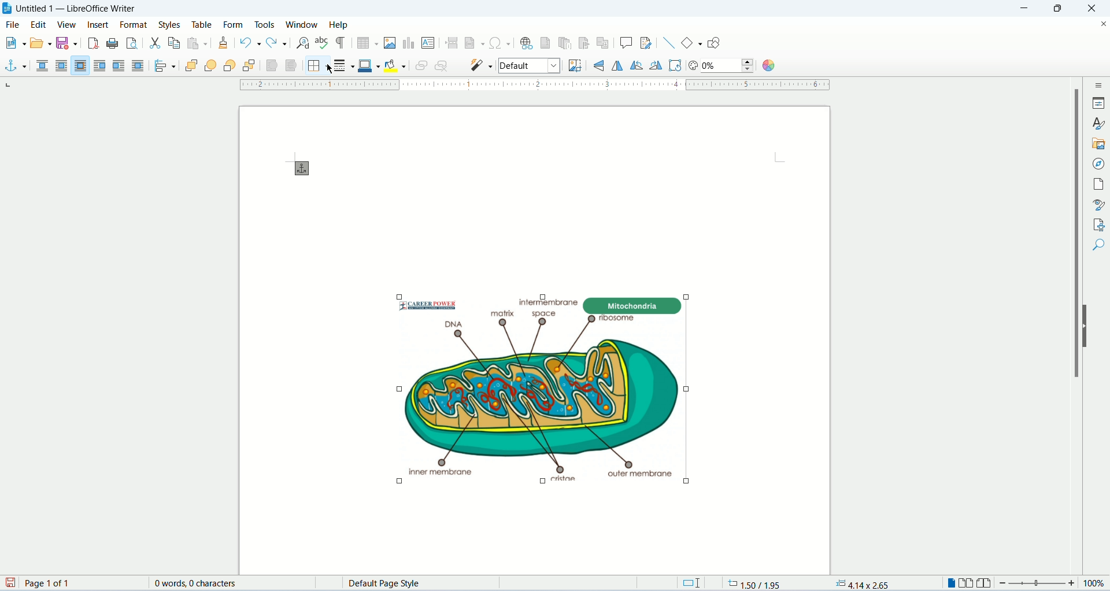  What do you see at coordinates (1100, 84) in the screenshot?
I see `sidebar settings` at bounding box center [1100, 84].